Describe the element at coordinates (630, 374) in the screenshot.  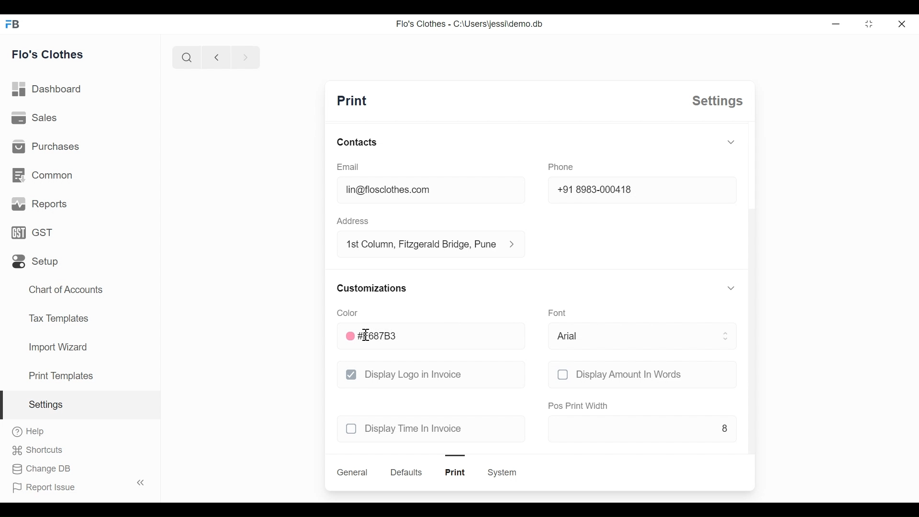
I see `display amount in words` at that location.